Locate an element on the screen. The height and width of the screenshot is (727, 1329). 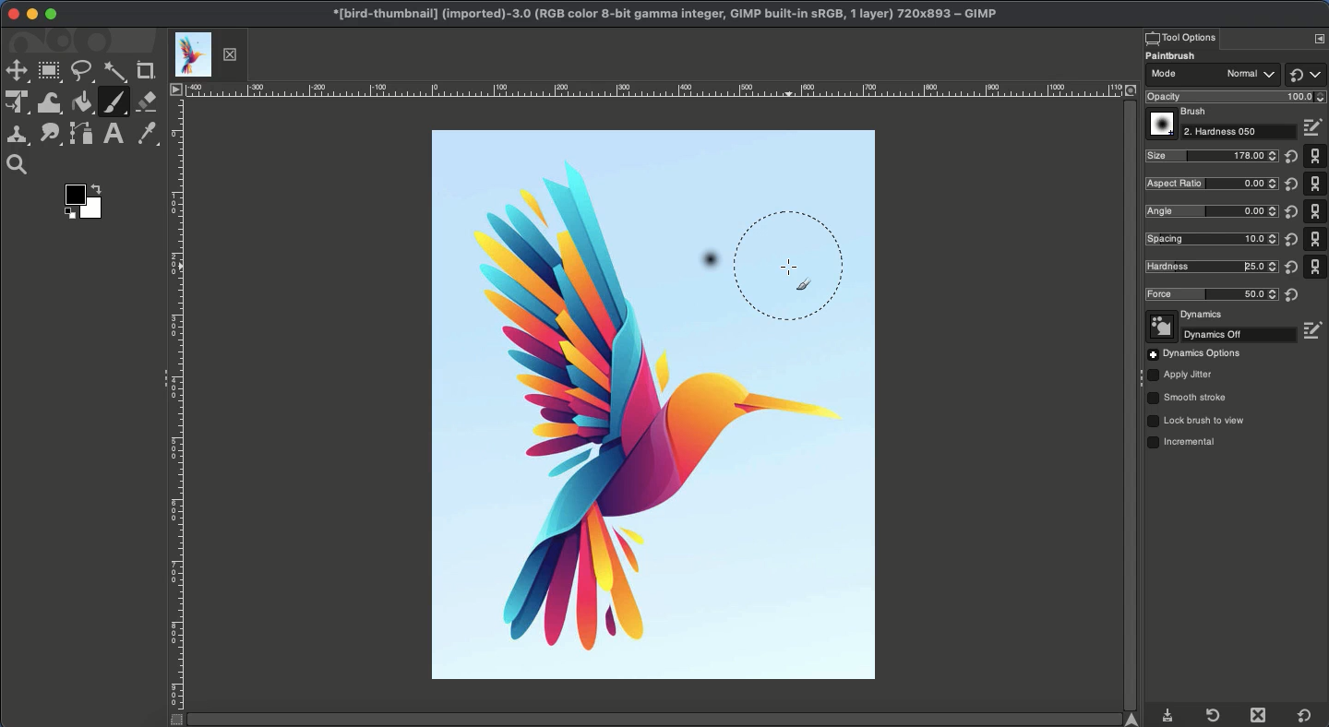
Spacing is located at coordinates (1209, 238).